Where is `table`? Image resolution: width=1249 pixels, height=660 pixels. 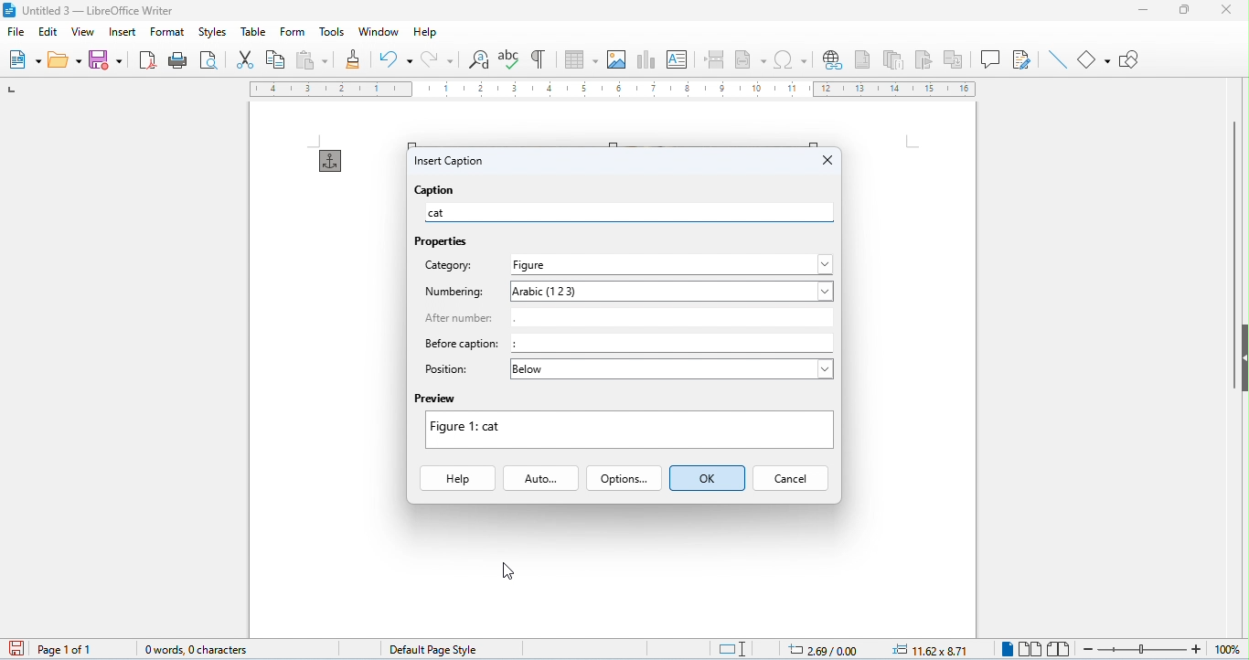 table is located at coordinates (251, 31).